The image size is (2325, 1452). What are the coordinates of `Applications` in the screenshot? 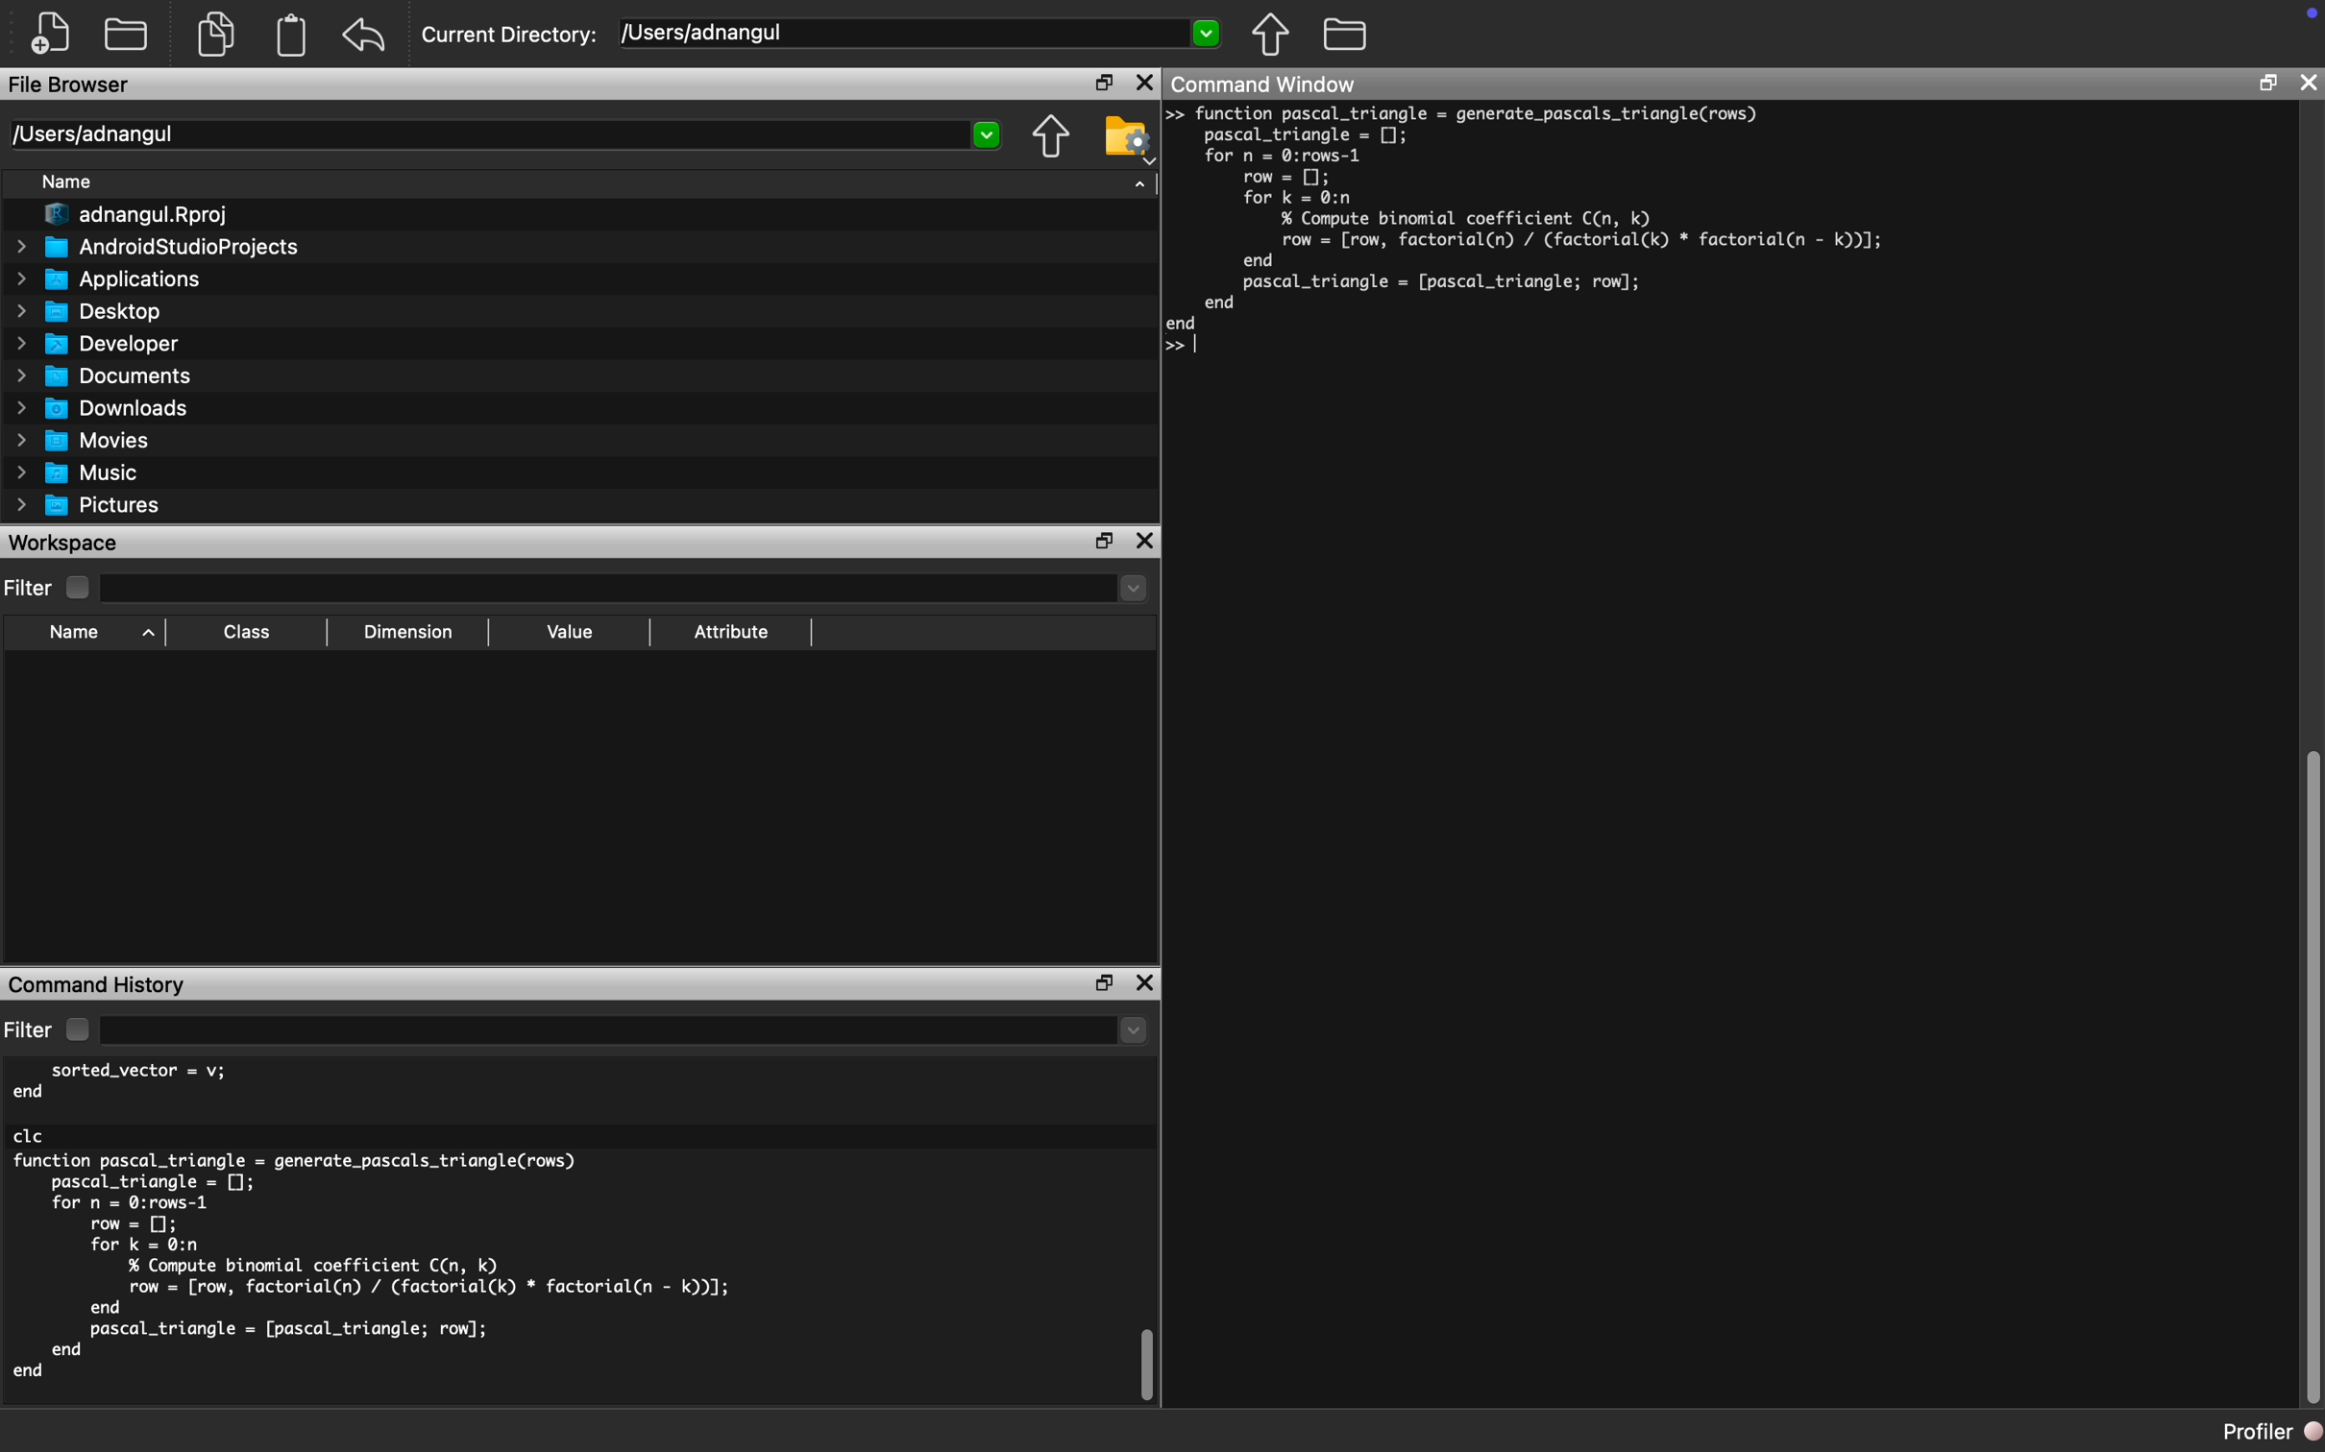 It's located at (109, 279).